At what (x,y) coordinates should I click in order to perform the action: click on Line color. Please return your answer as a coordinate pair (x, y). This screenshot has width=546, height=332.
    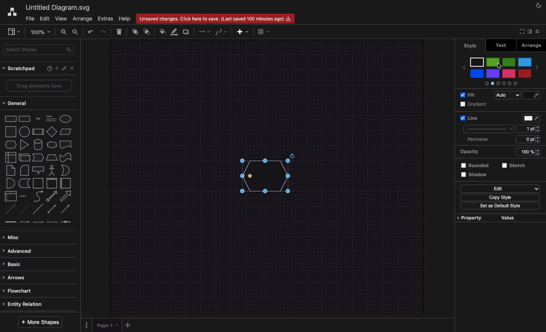
    Looking at the image, I should click on (175, 32).